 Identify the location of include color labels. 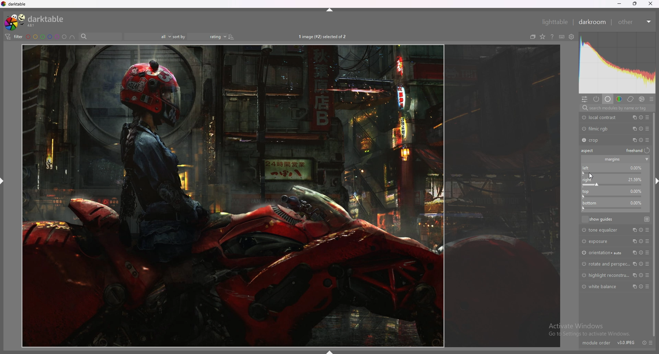
(72, 37).